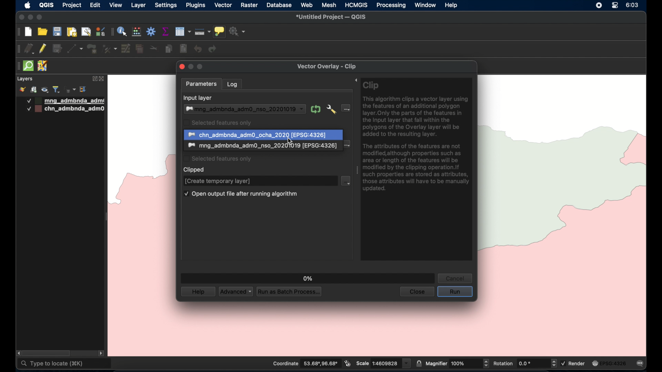 Image resolution: width=662 pixels, height=372 pixels. I want to click on scale, so click(383, 363).